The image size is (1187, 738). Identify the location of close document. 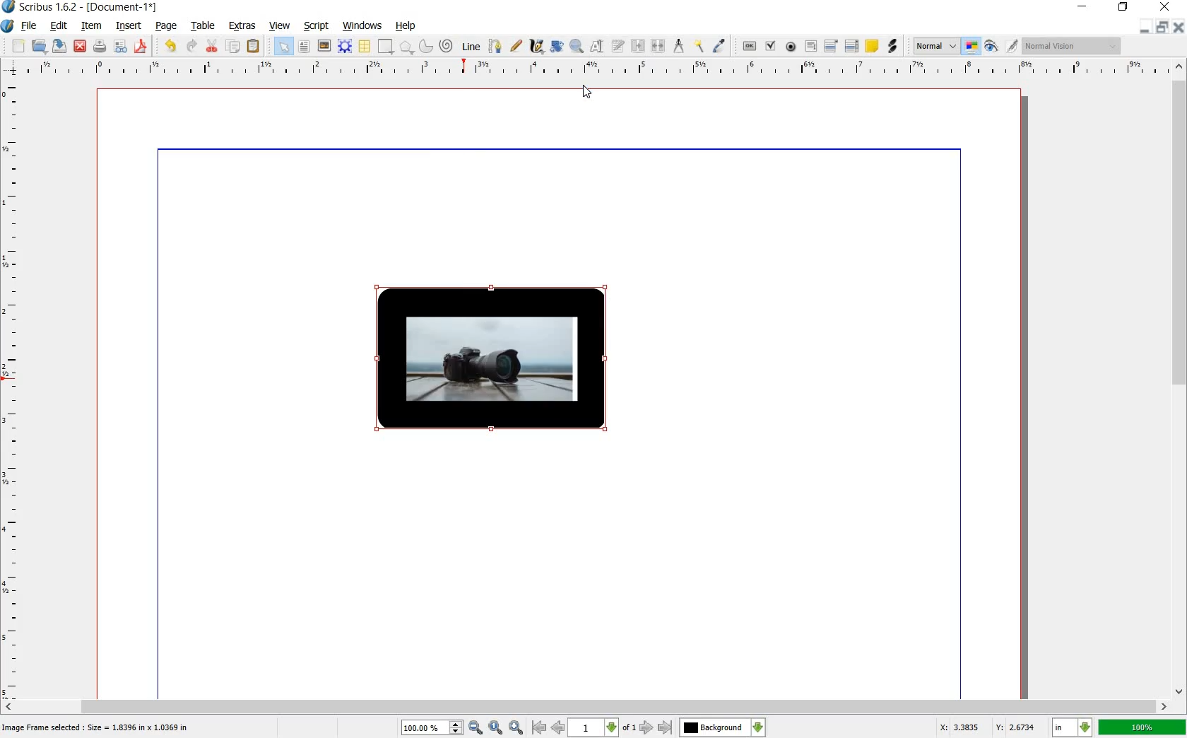
(1180, 25).